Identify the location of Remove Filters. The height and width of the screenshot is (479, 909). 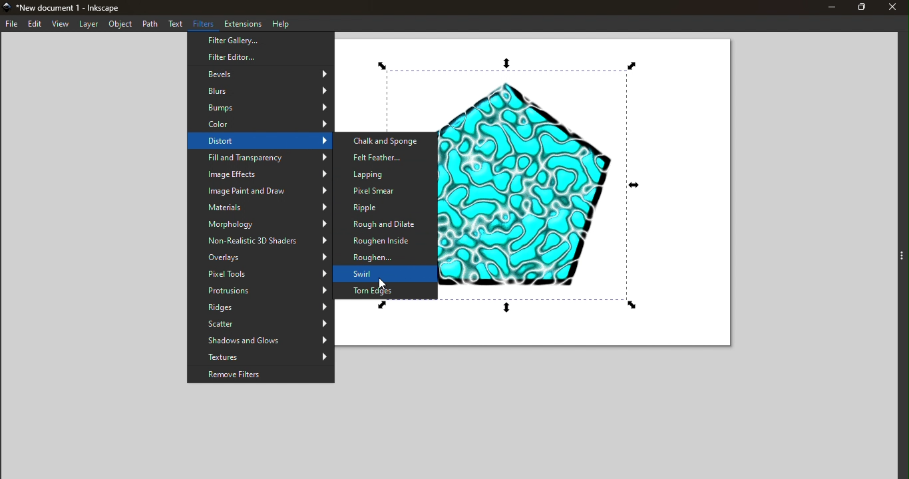
(262, 376).